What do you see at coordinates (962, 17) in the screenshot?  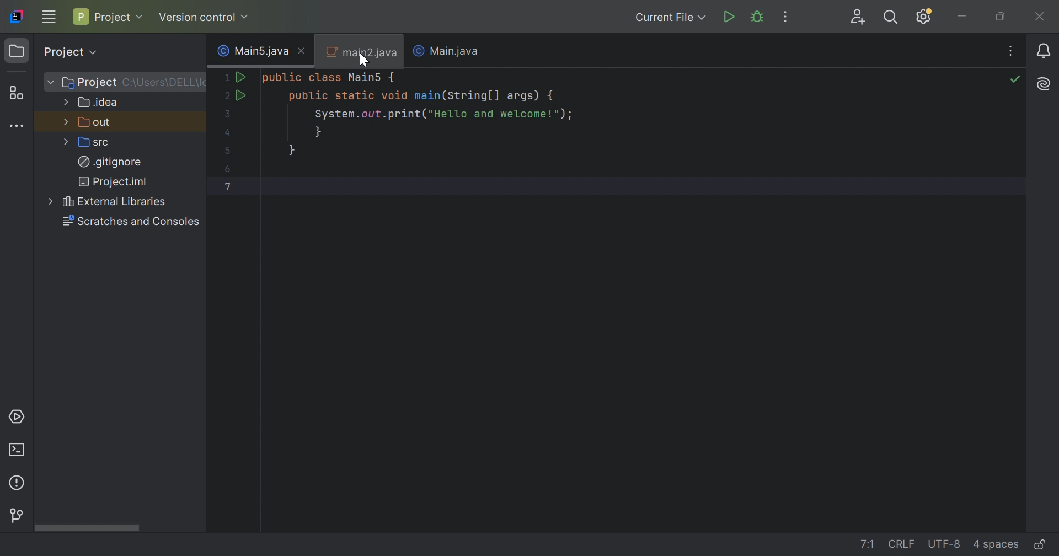 I see `Minimize` at bounding box center [962, 17].